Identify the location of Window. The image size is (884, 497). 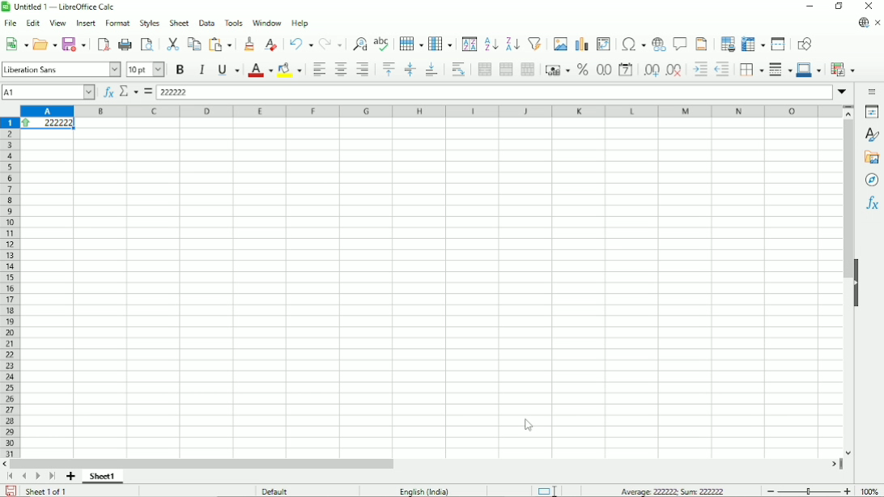
(266, 23).